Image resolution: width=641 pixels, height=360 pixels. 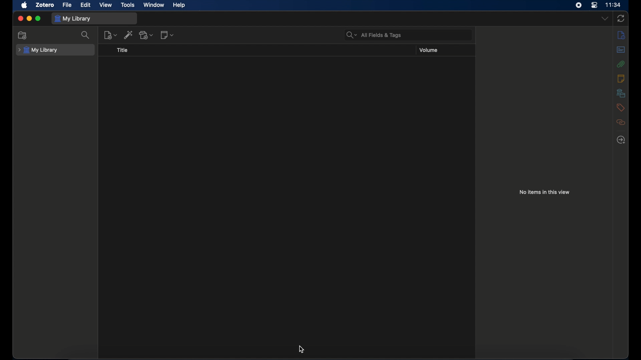 I want to click on control center, so click(x=594, y=5).